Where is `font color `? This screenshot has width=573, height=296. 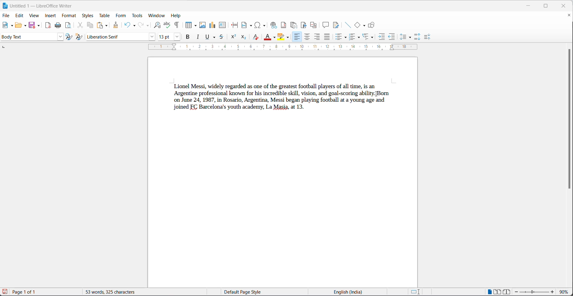
font color  is located at coordinates (268, 37).